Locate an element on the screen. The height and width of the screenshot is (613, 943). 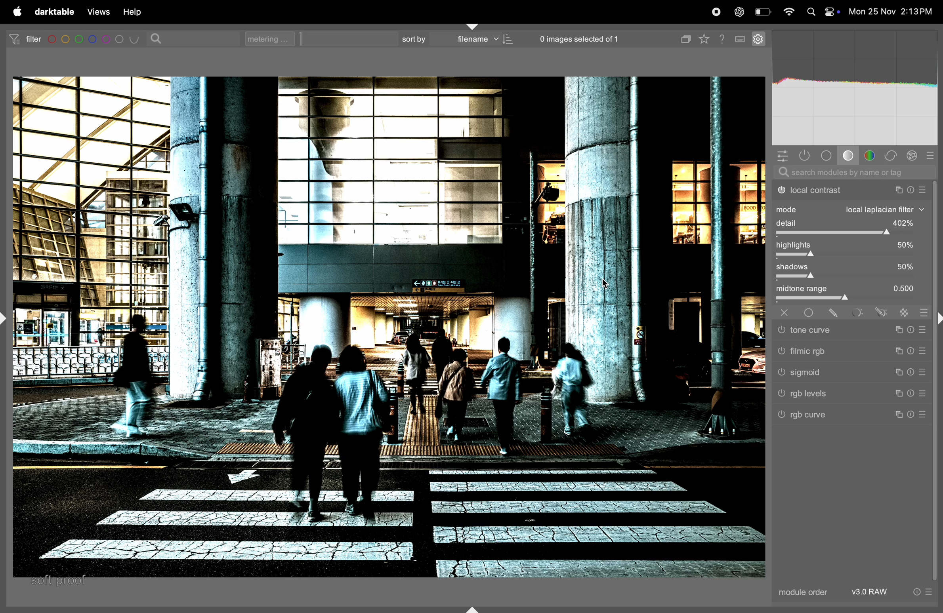
shown activity is located at coordinates (807, 156).